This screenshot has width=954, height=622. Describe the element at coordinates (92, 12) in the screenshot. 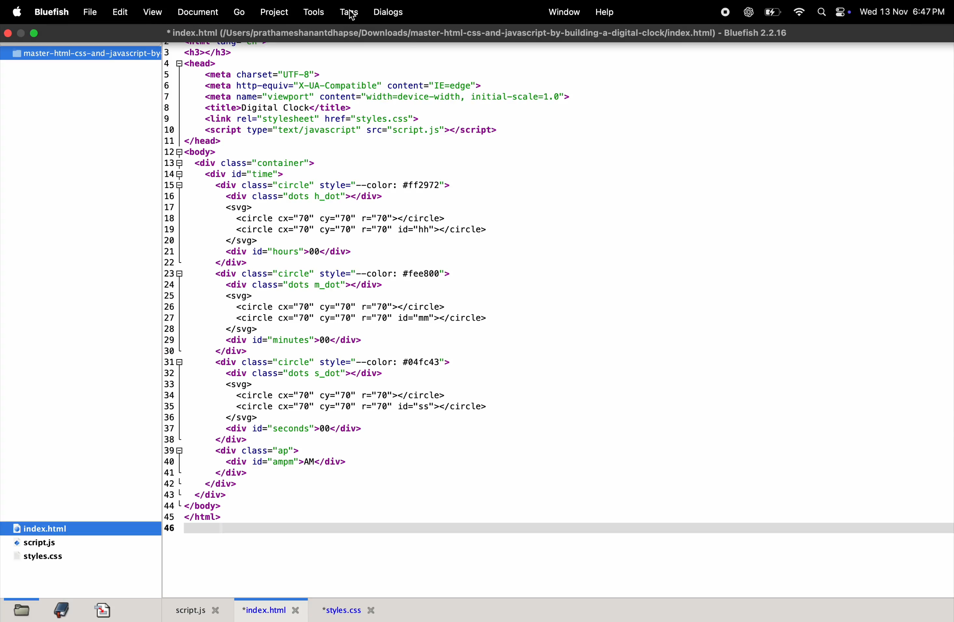

I see `File` at that location.